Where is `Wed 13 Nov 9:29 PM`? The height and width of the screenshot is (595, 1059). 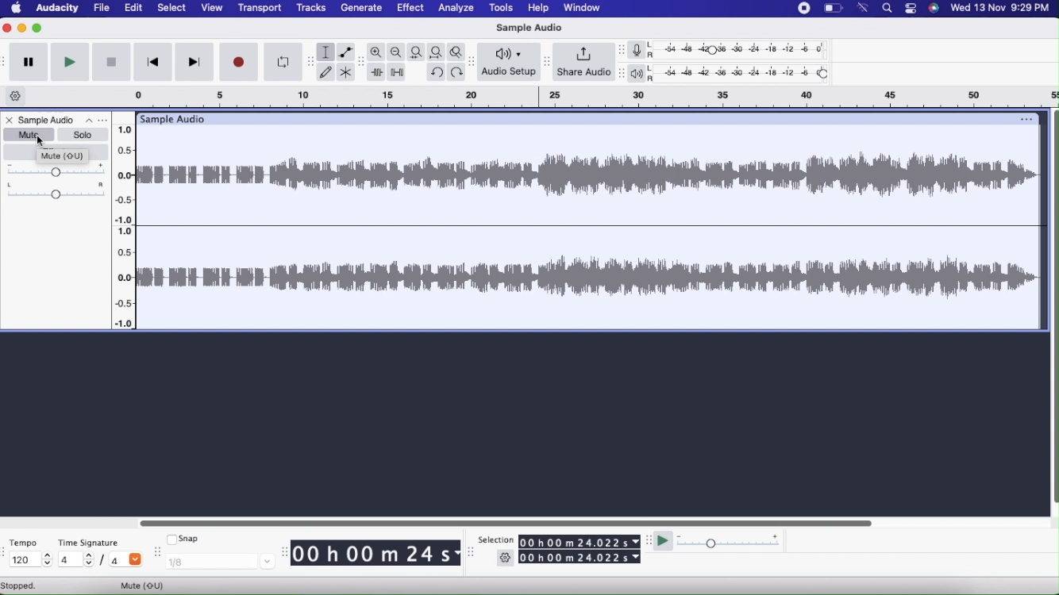 Wed 13 Nov 9:29 PM is located at coordinates (999, 10).